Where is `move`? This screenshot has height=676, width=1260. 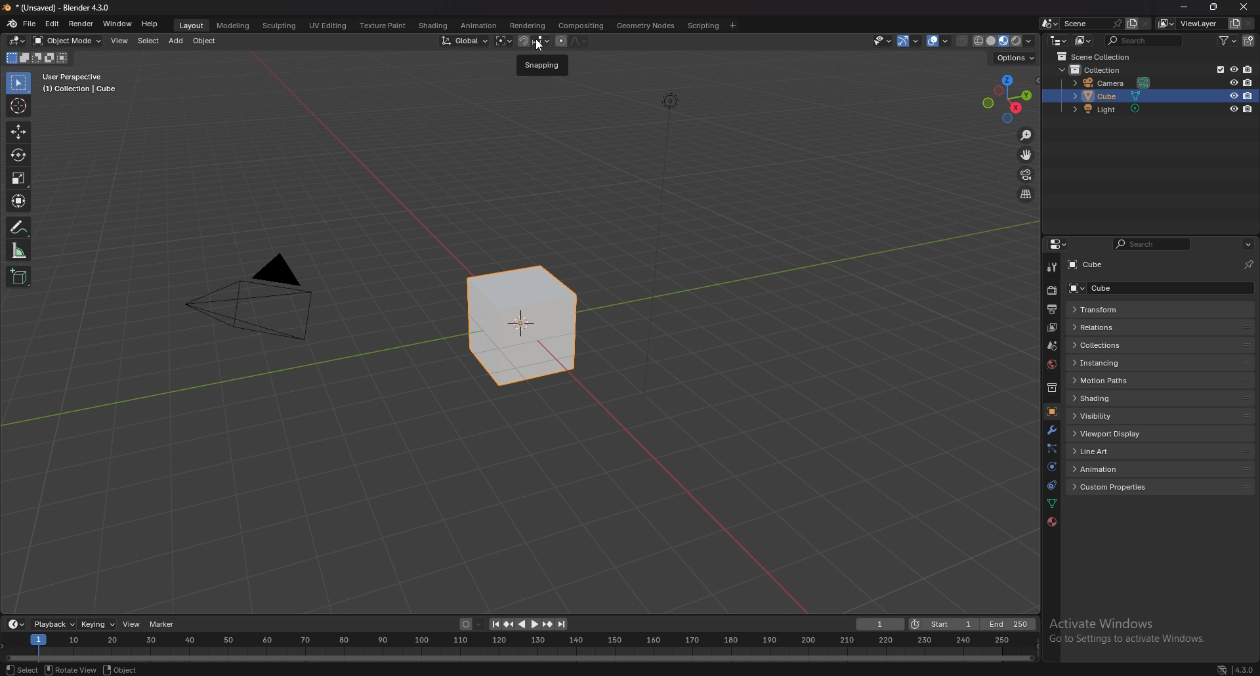
move is located at coordinates (1026, 155).